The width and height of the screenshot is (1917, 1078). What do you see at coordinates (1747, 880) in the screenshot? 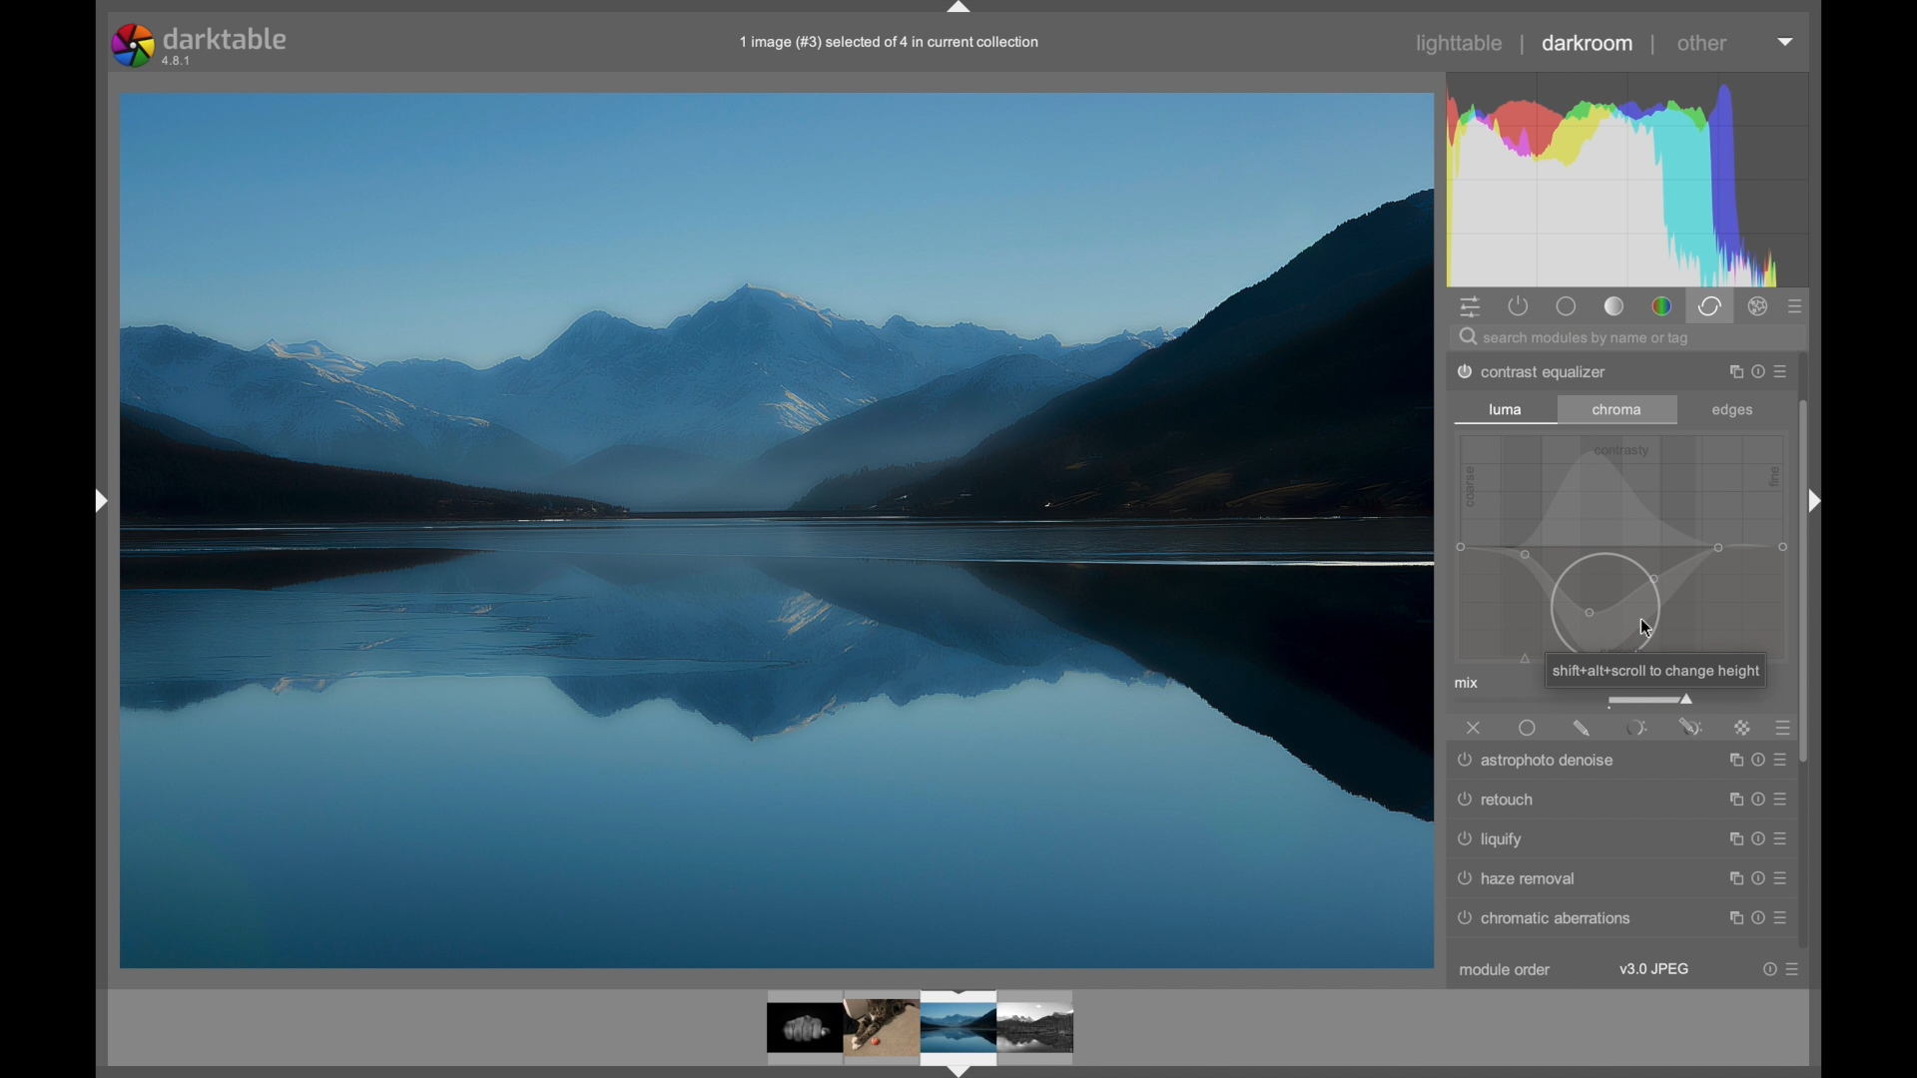
I see `more options` at bounding box center [1747, 880].